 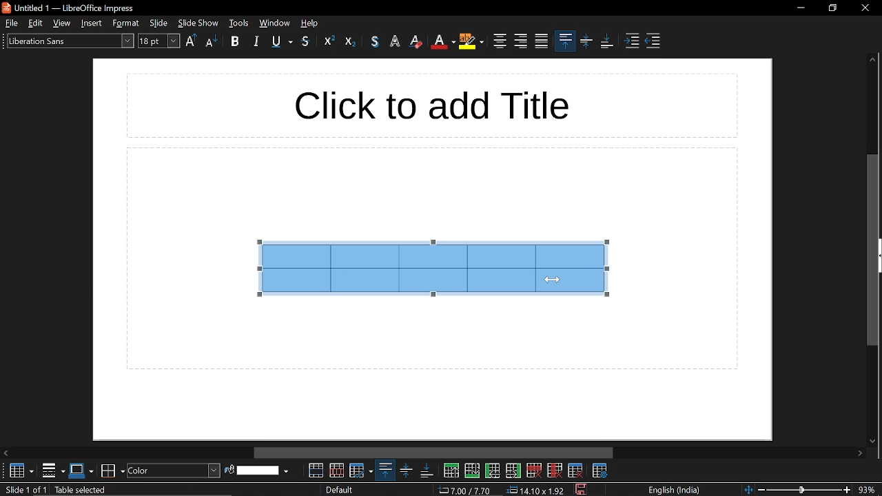 I want to click on delete column, so click(x=553, y=470).